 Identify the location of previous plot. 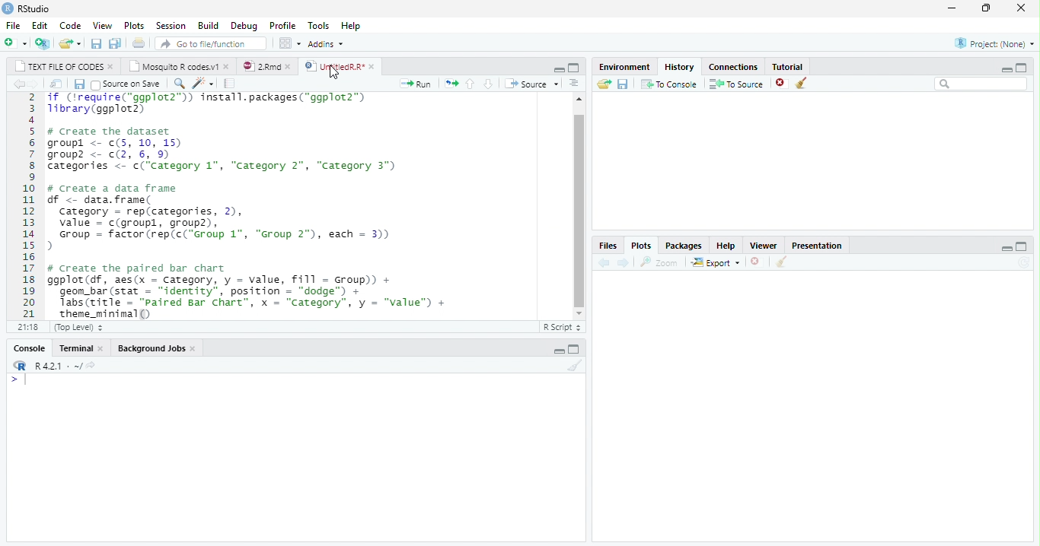
(604, 263).